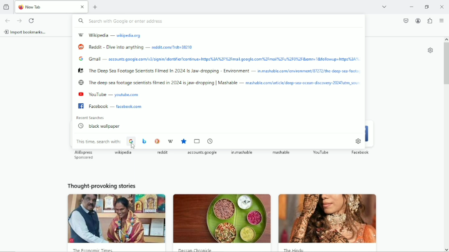 Image resolution: width=449 pixels, height=252 pixels. Describe the element at coordinates (117, 219) in the screenshot. I see `image` at that location.